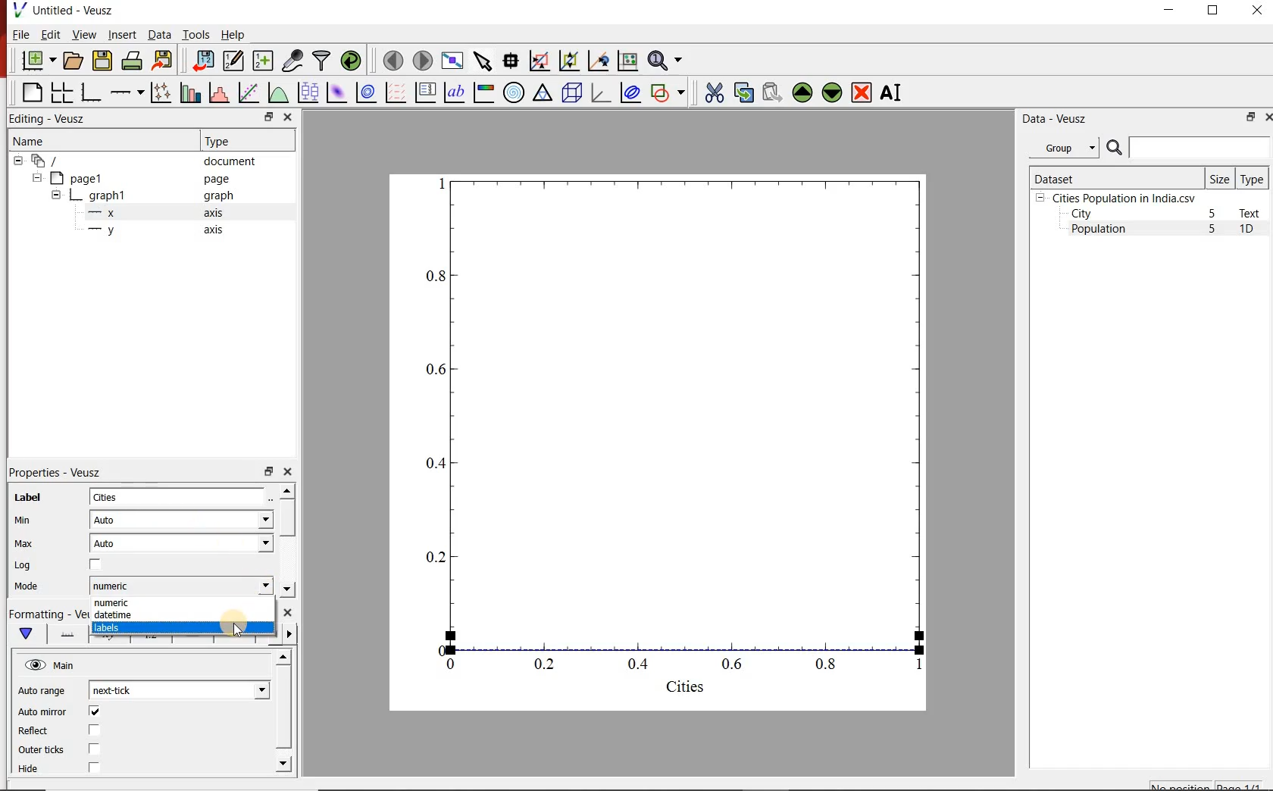 The width and height of the screenshot is (1273, 791). I want to click on Auto, so click(181, 543).